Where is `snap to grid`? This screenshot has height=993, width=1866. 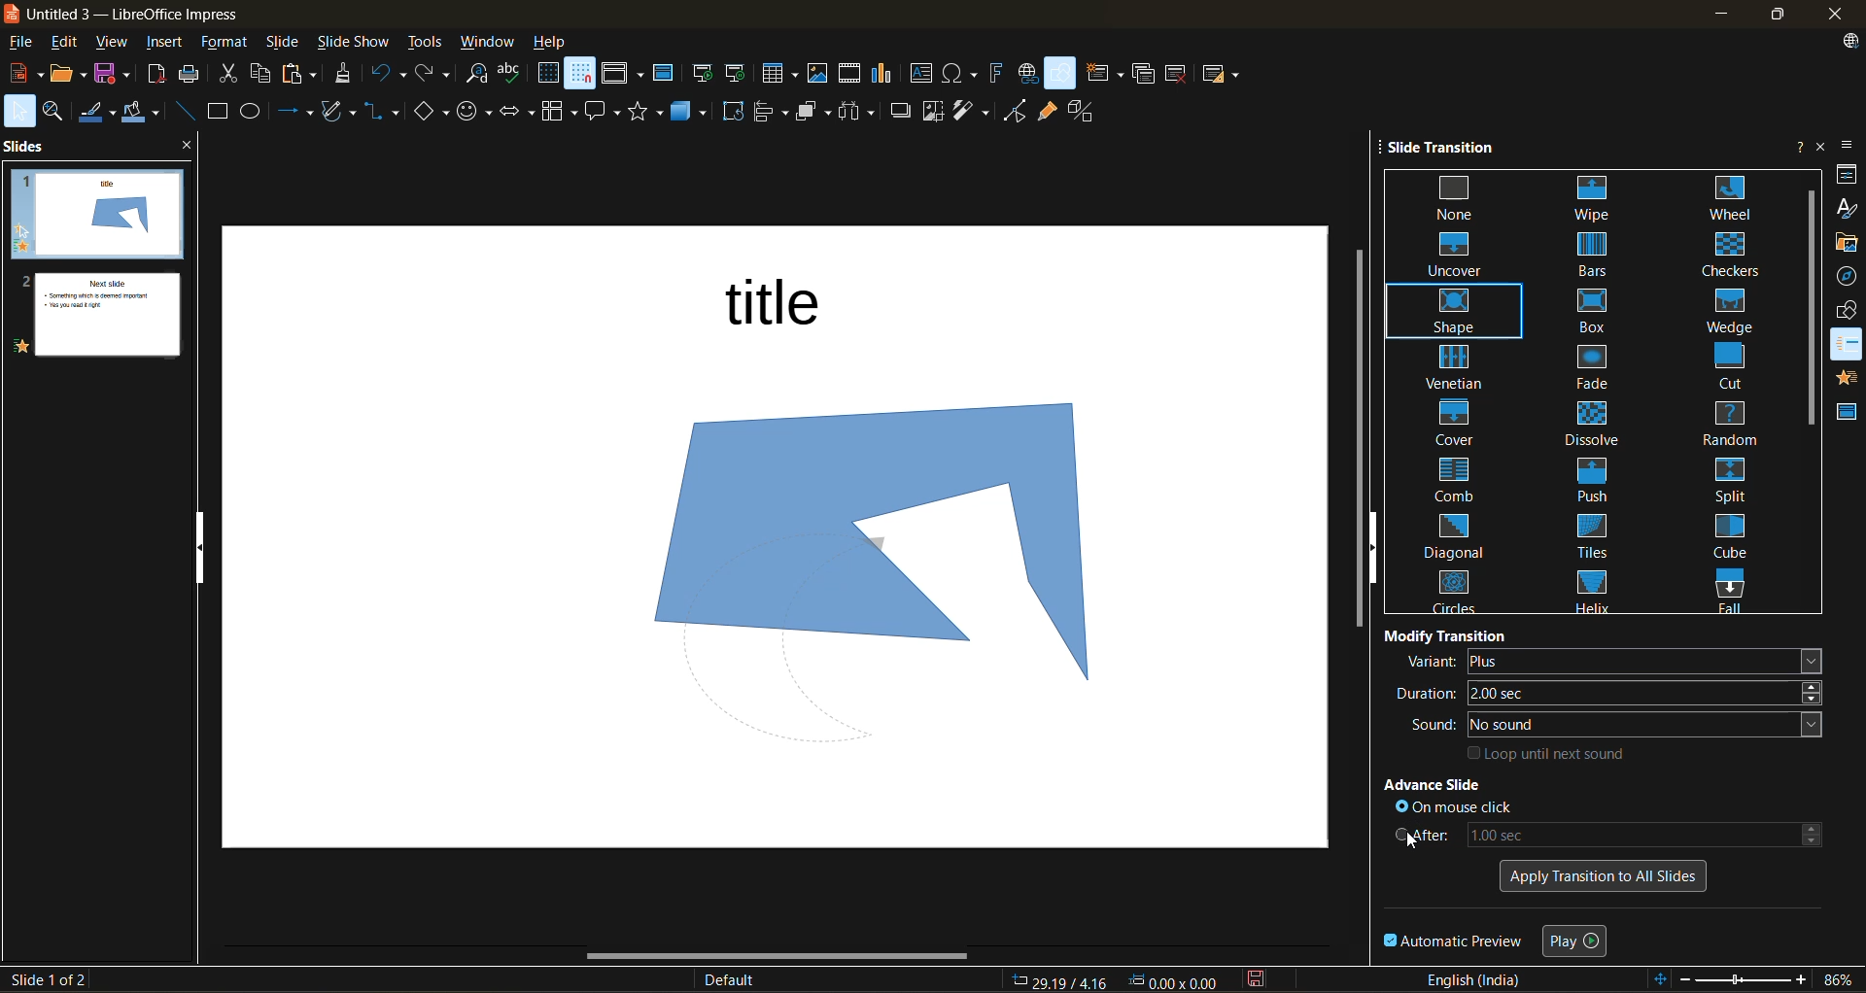
snap to grid is located at coordinates (581, 75).